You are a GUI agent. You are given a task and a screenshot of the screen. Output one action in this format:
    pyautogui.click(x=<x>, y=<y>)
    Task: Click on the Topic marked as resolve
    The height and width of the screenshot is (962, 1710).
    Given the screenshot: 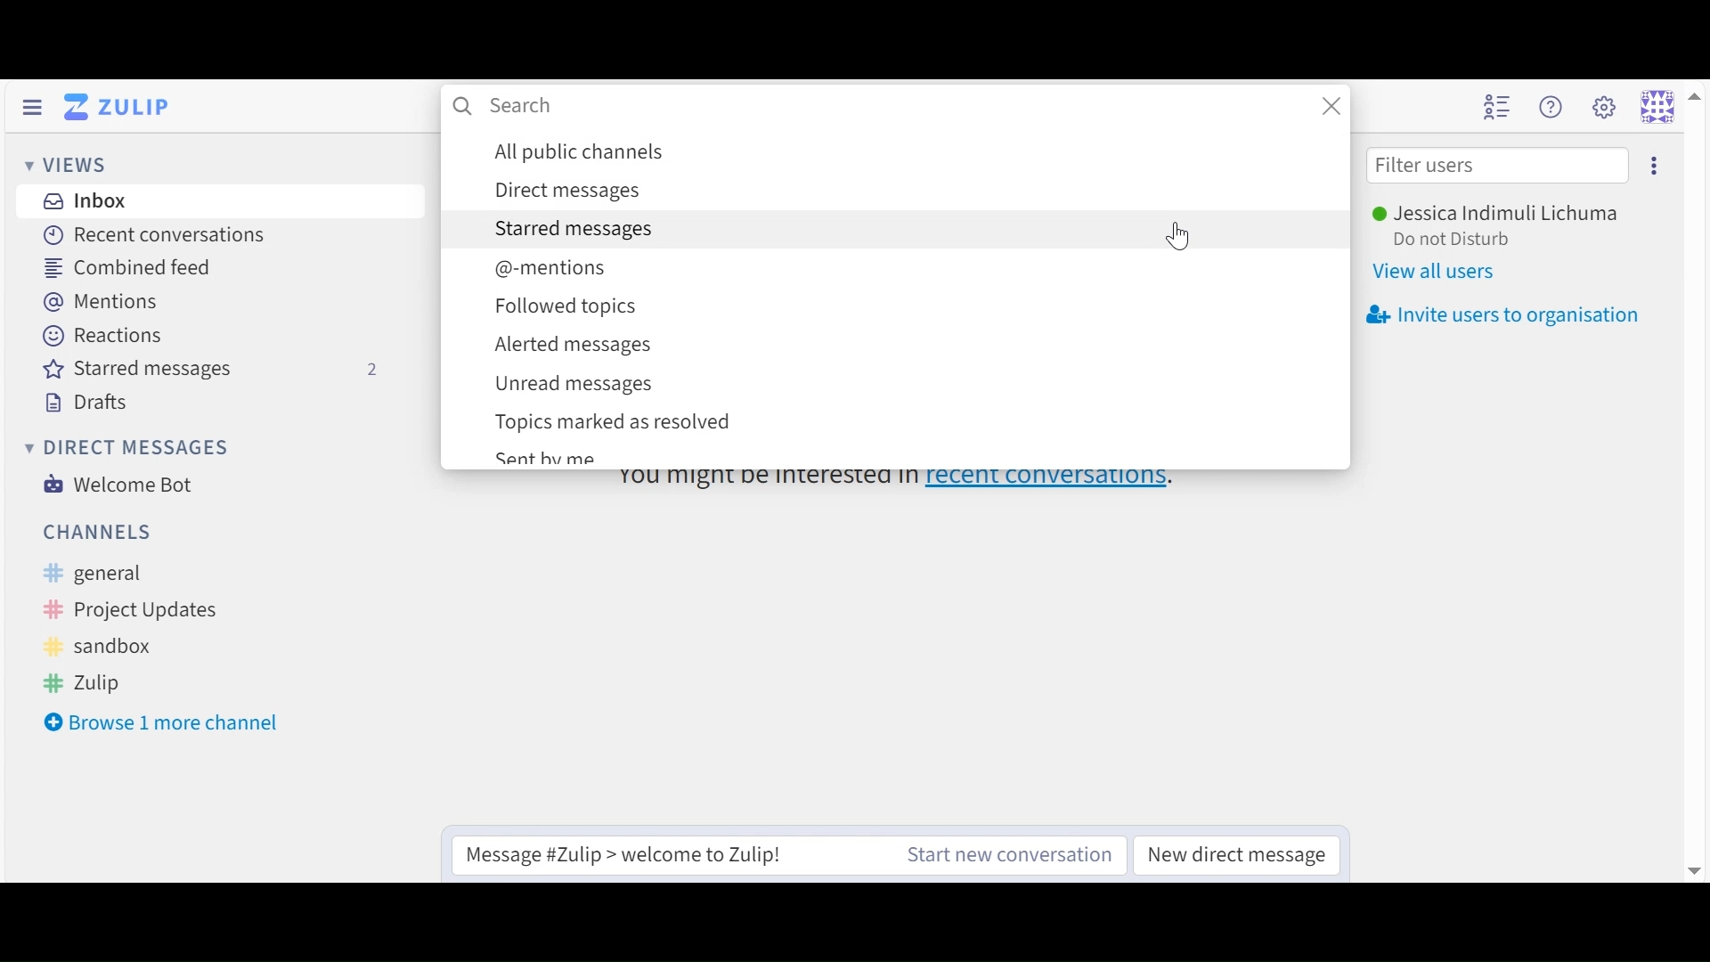 What is the action you would take?
    pyautogui.click(x=906, y=422)
    